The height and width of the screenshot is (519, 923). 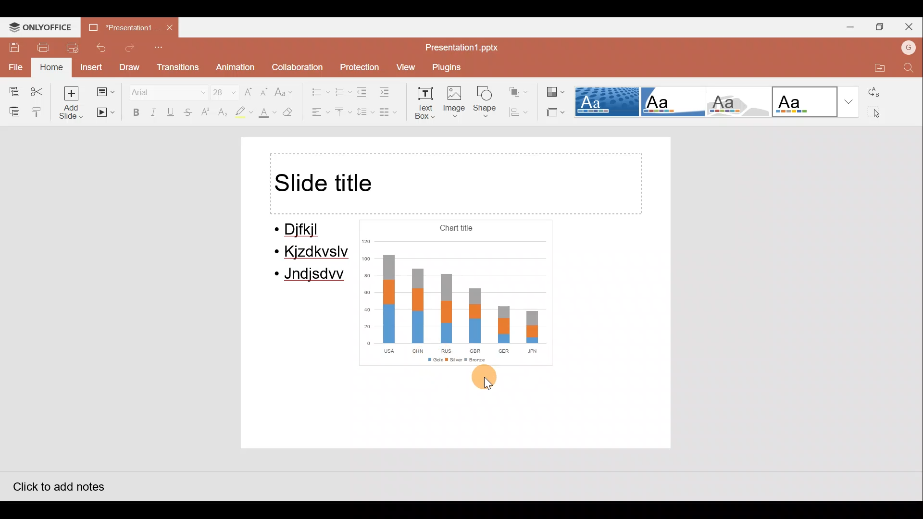 I want to click on Font name, so click(x=162, y=90).